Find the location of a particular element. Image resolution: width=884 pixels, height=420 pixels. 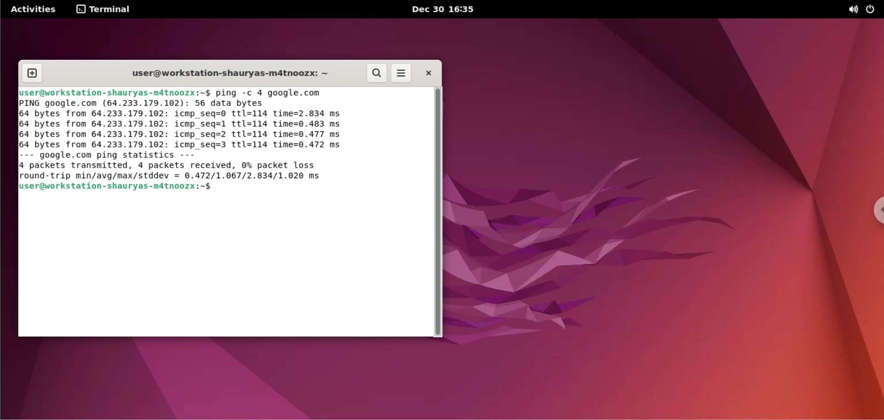

sound options is located at coordinates (854, 10).